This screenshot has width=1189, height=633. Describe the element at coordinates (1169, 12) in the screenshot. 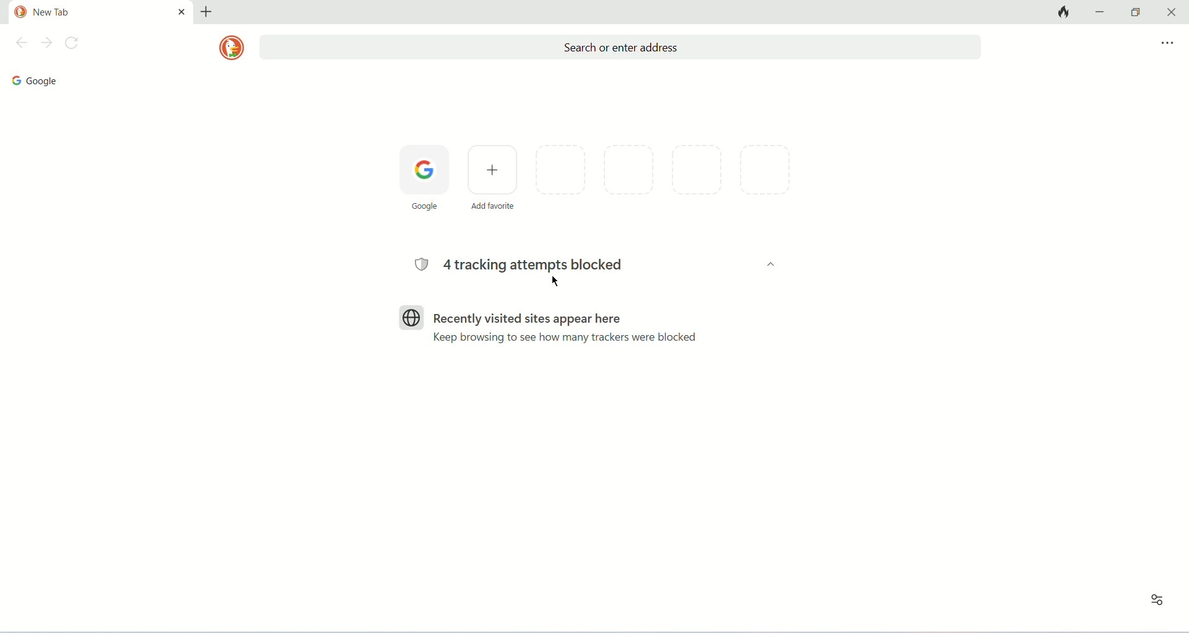

I see `close` at that location.